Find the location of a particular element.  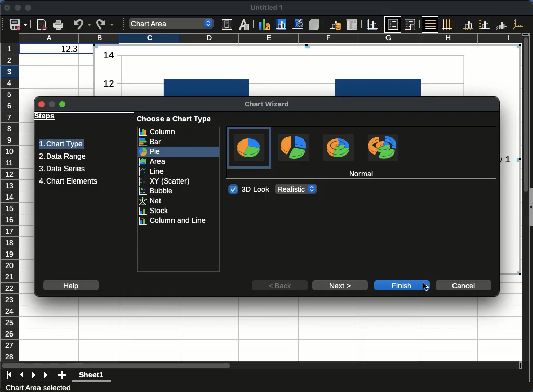

Normal, current selection is located at coordinates (249, 148).